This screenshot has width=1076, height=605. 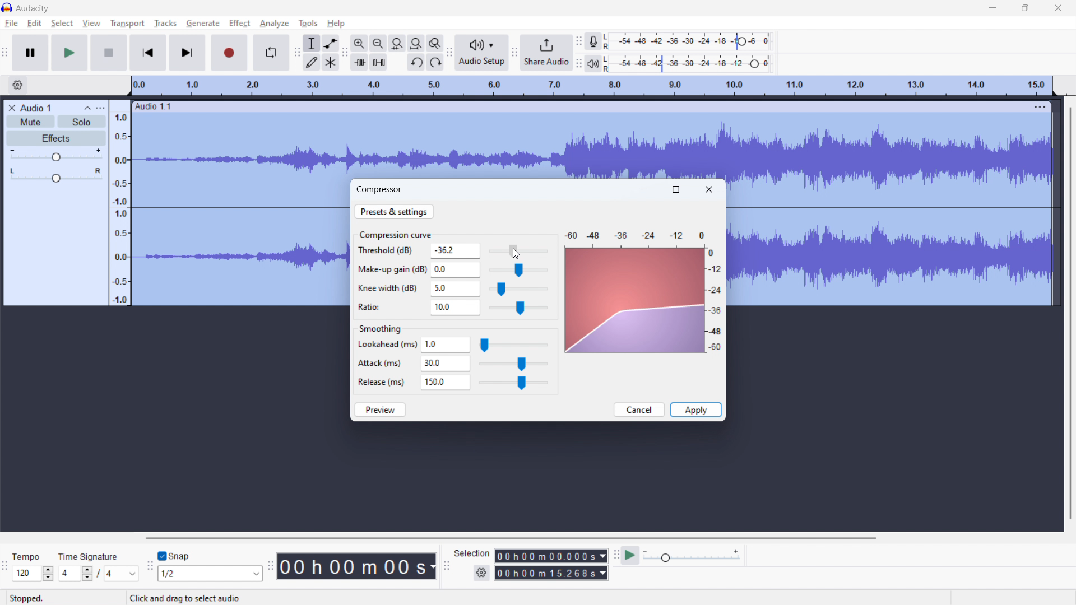 I want to click on envelop tool, so click(x=330, y=43).